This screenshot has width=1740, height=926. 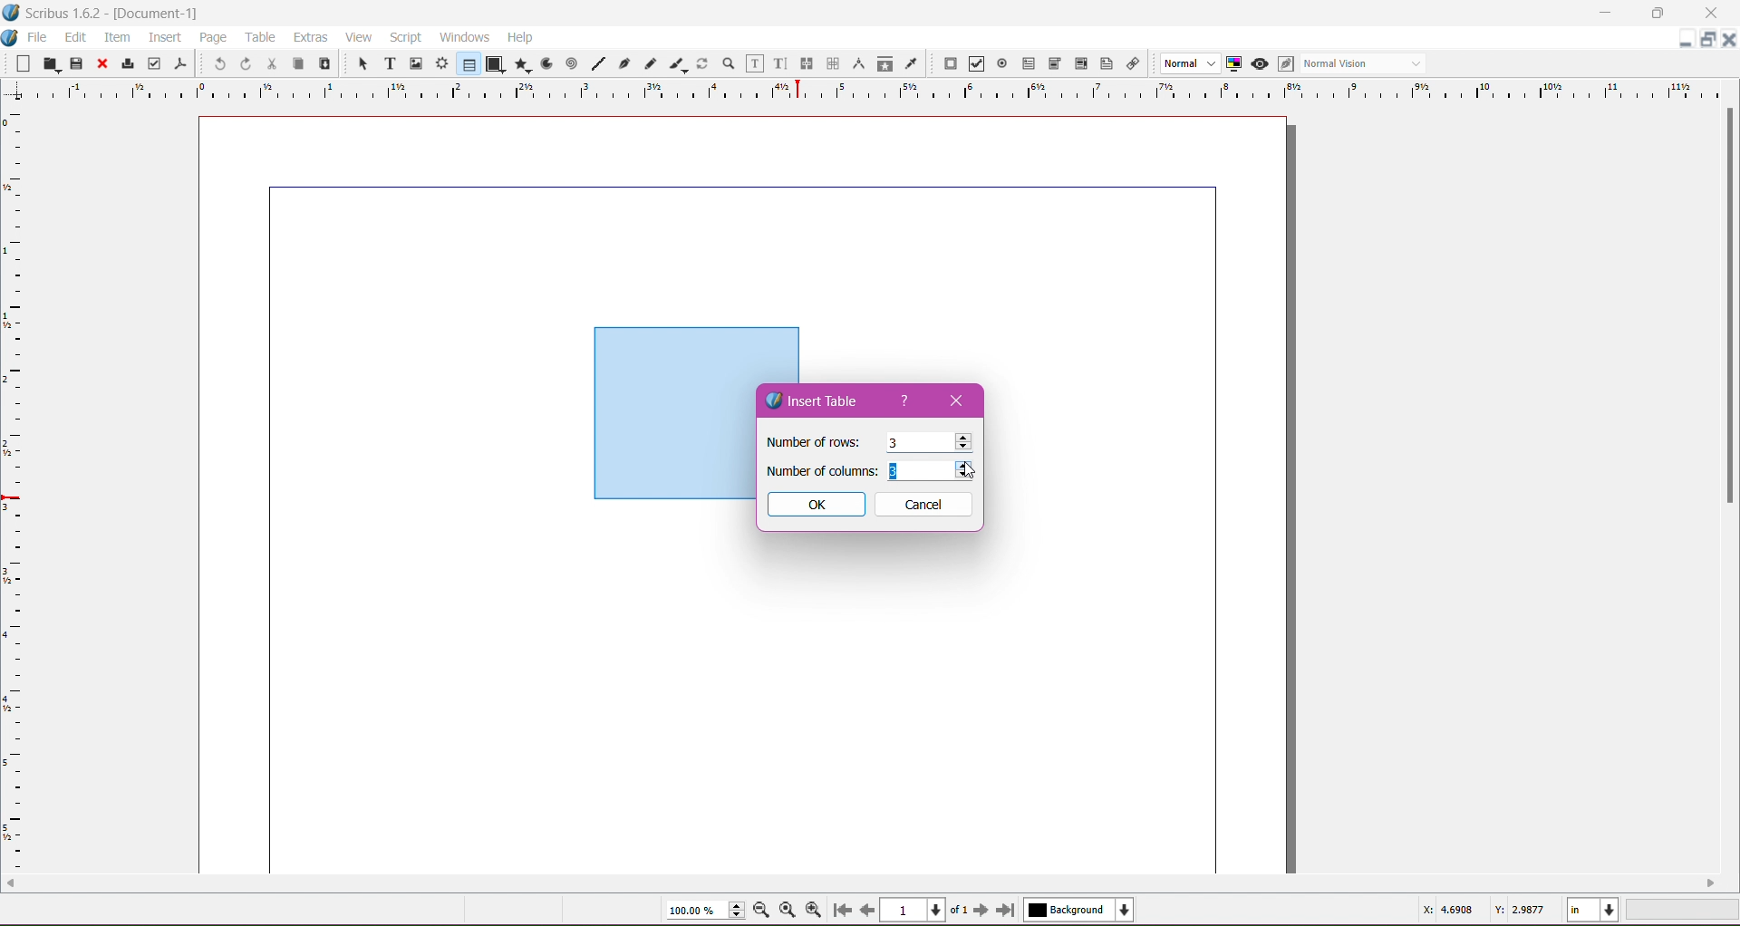 What do you see at coordinates (705, 911) in the screenshot?
I see `100.00 %` at bounding box center [705, 911].